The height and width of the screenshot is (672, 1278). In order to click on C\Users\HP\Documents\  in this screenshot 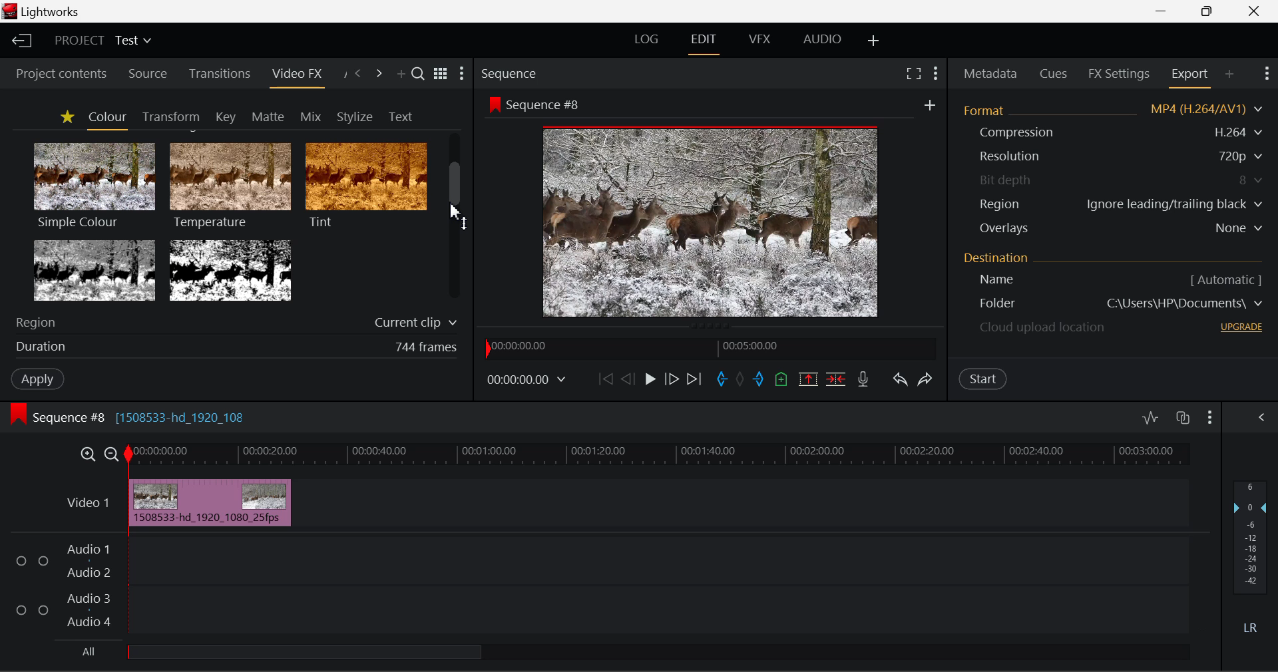, I will do `click(1185, 303)`.